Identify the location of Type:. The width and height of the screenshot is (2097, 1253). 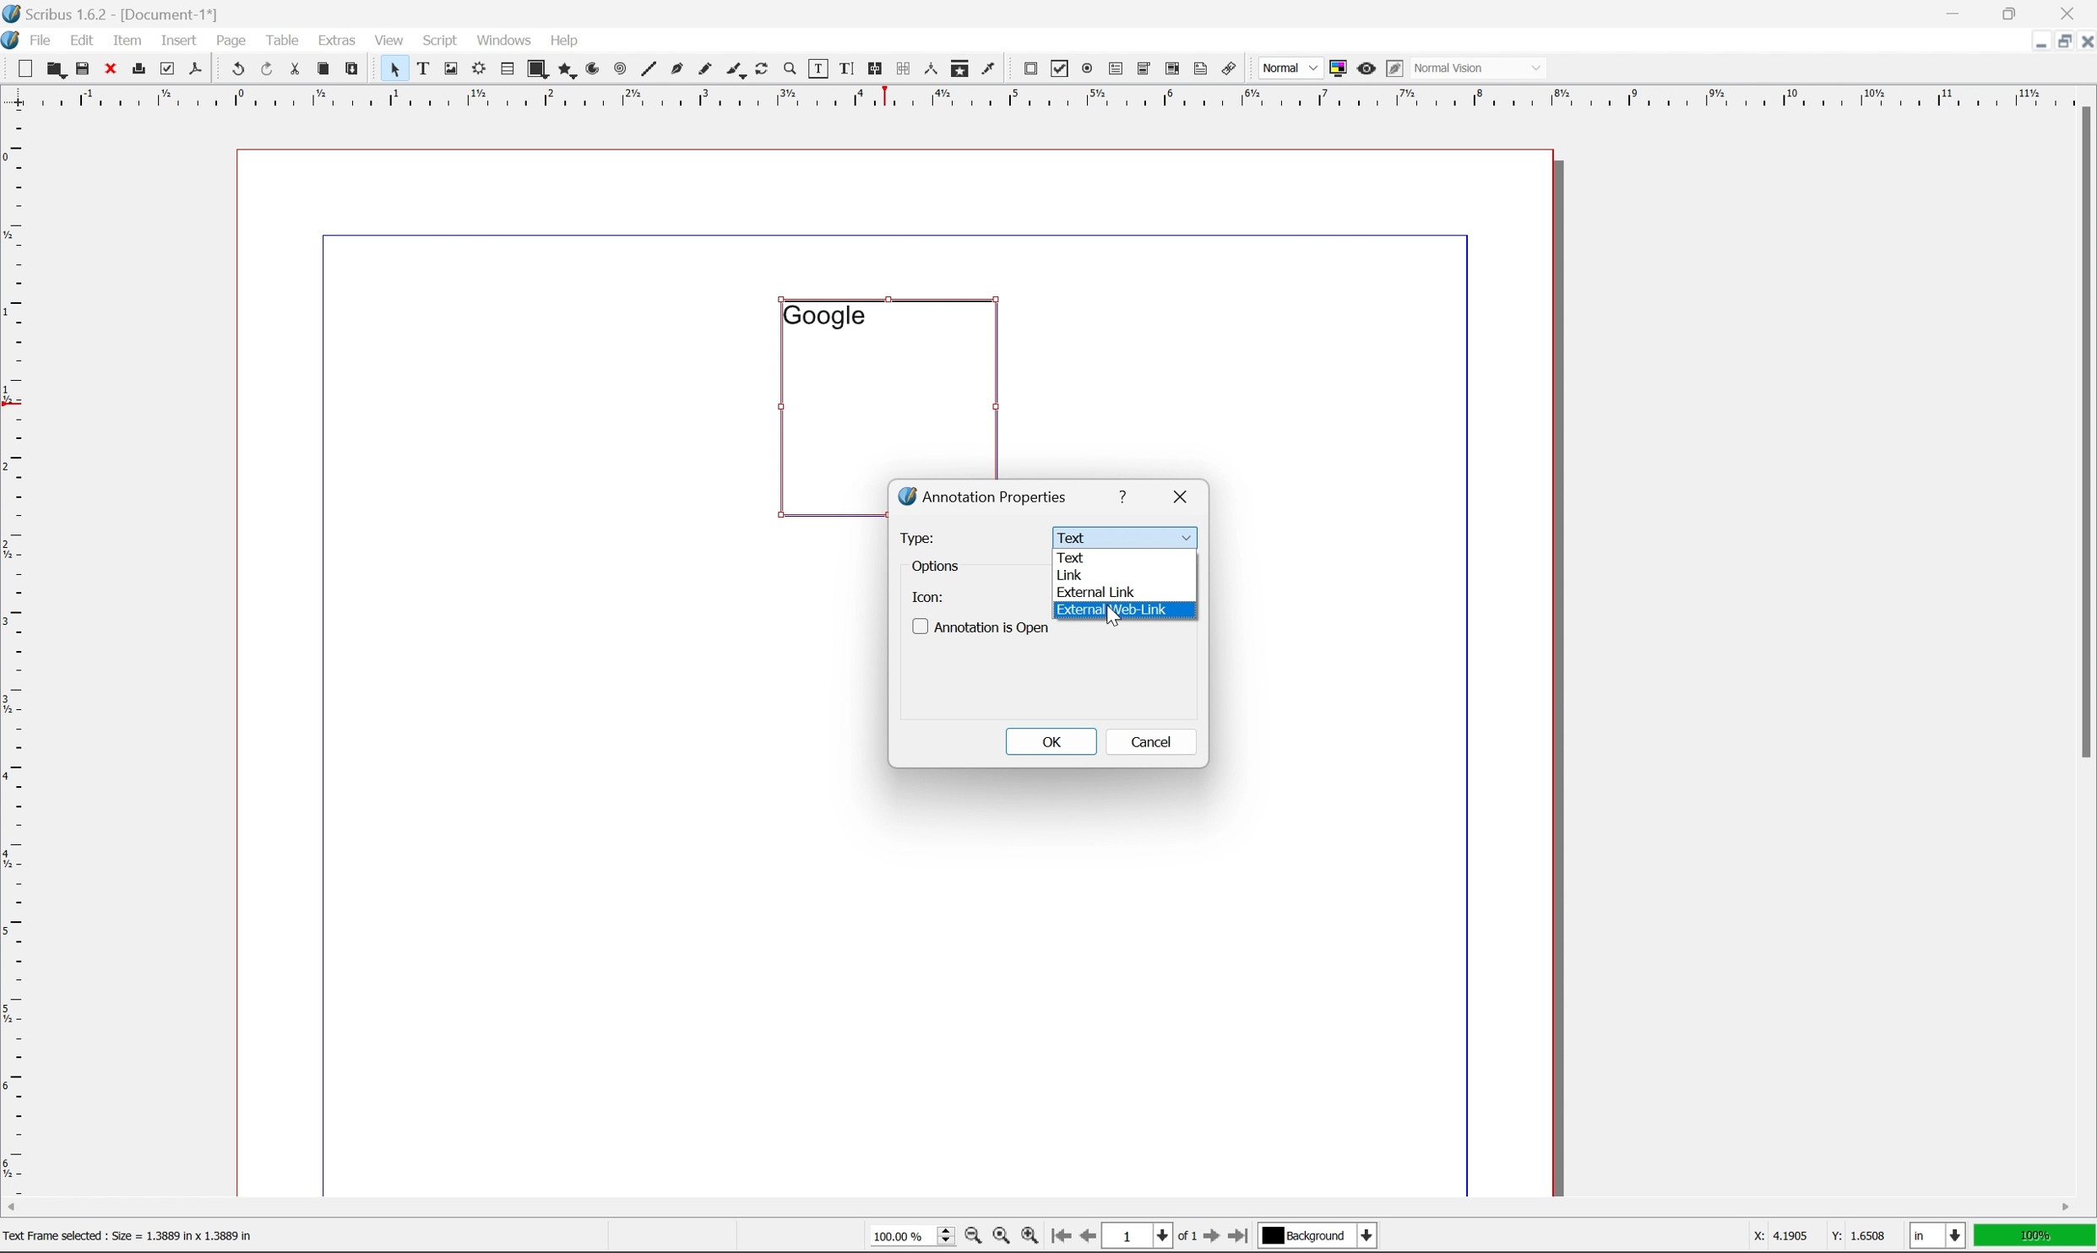
(918, 536).